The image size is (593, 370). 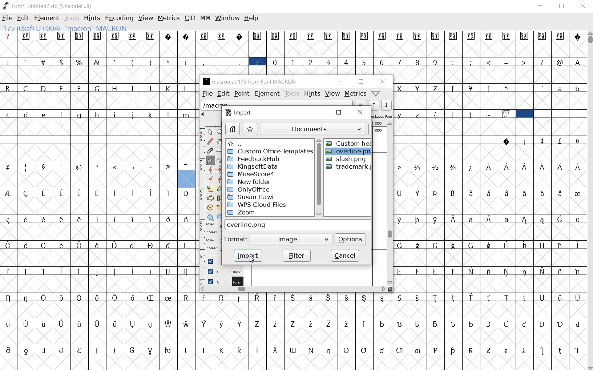 I want to click on Symbol, so click(x=151, y=245).